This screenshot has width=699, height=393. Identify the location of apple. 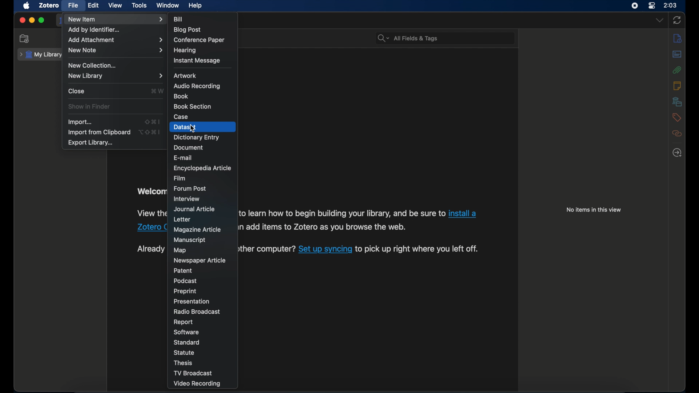
(27, 6).